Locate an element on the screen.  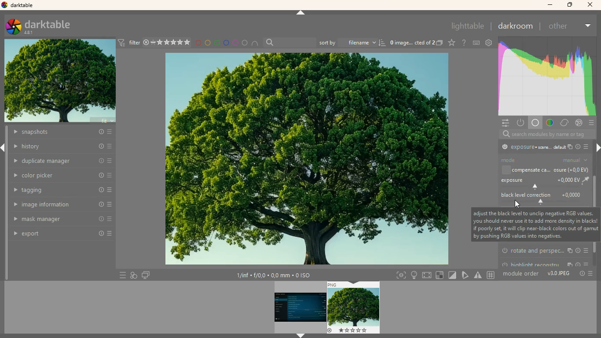
blue circle is located at coordinates (226, 42).